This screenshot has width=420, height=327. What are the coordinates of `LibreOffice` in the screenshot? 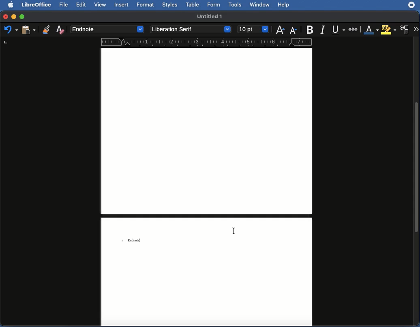 It's located at (37, 5).